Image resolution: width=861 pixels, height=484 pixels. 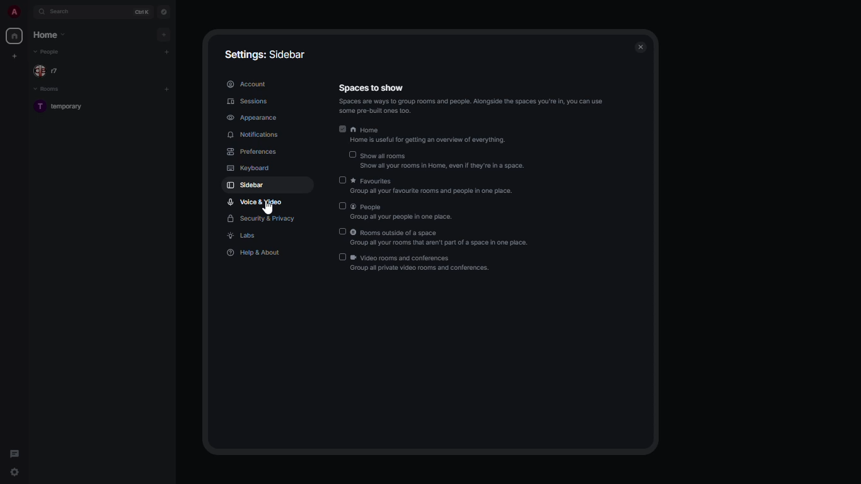 I want to click on home, so click(x=433, y=135).